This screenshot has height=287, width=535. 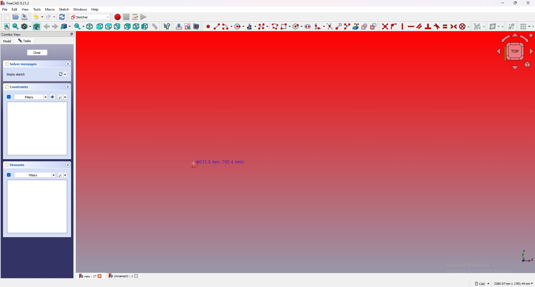 I want to click on cursor, so click(x=193, y=163).